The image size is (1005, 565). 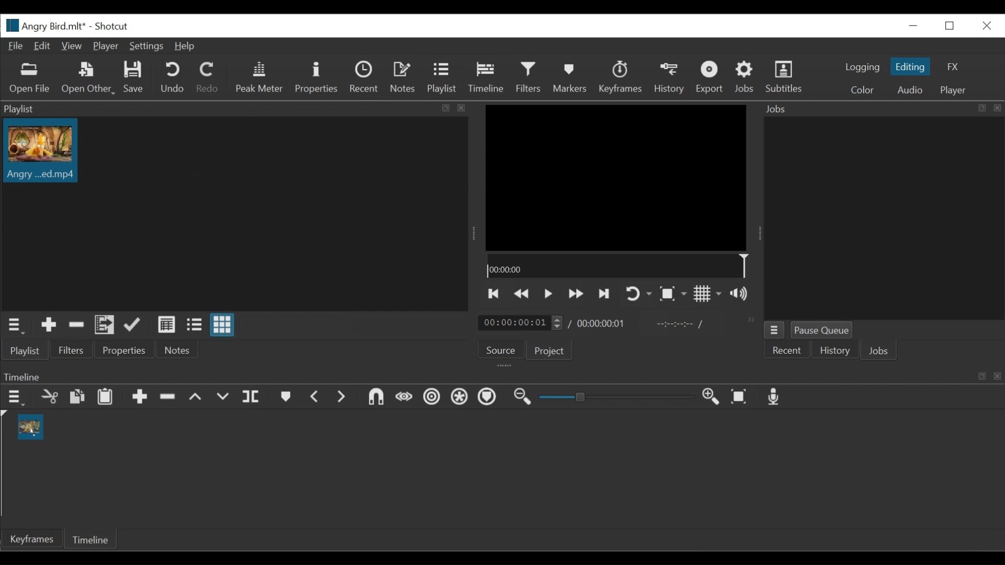 I want to click on Player, so click(x=105, y=45).